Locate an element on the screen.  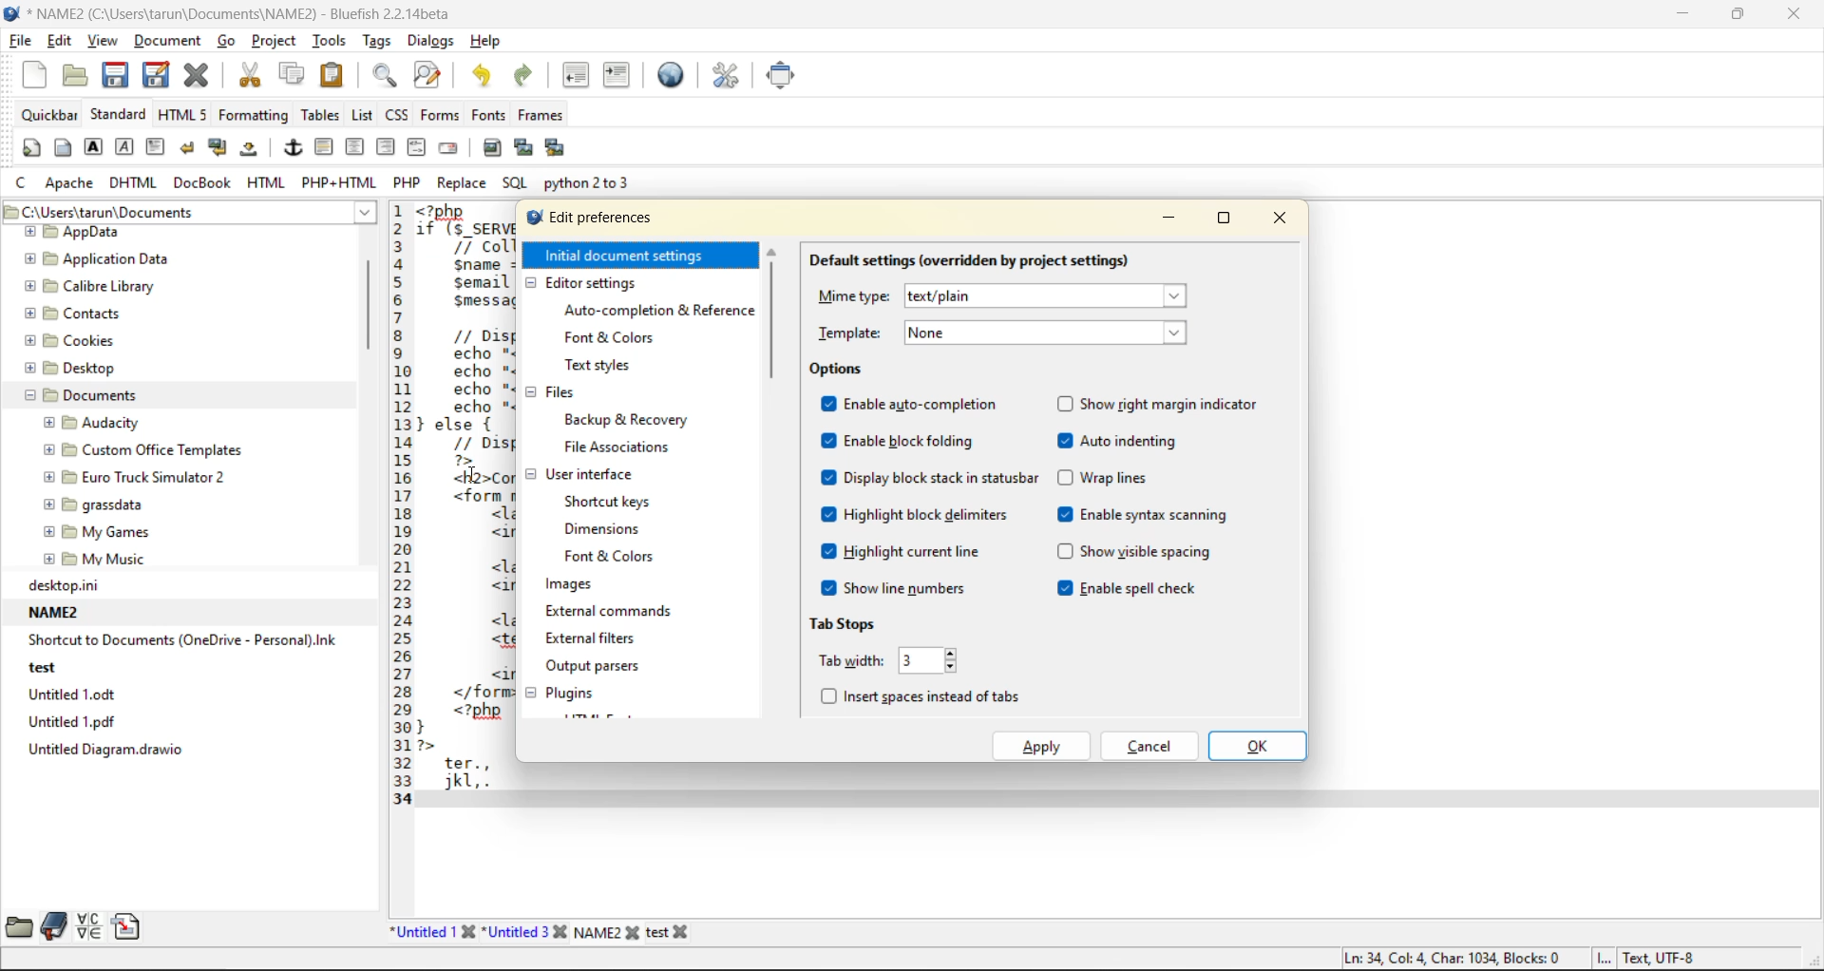
grassdata is located at coordinates (96, 504).